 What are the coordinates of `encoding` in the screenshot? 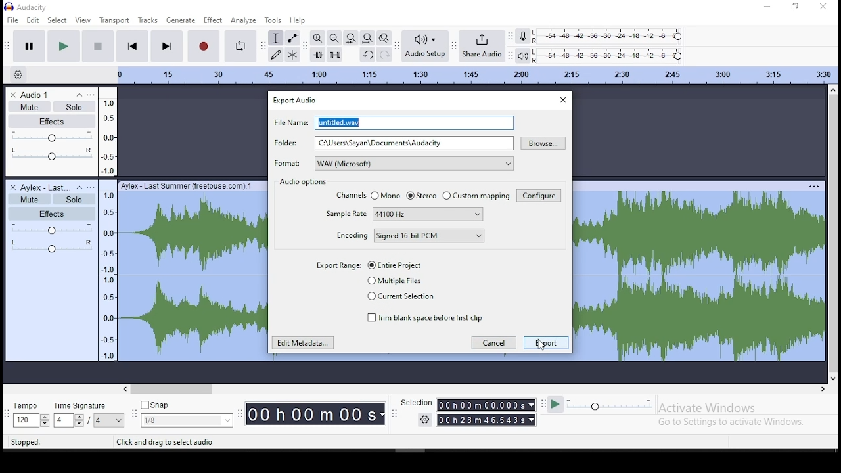 It's located at (407, 236).